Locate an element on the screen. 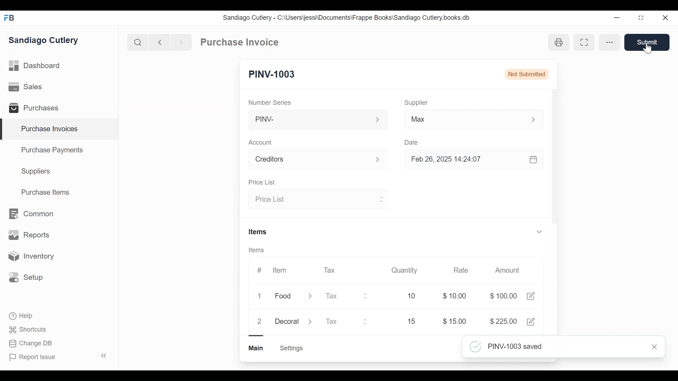 The image size is (678, 381). Report Issue is located at coordinates (58, 357).